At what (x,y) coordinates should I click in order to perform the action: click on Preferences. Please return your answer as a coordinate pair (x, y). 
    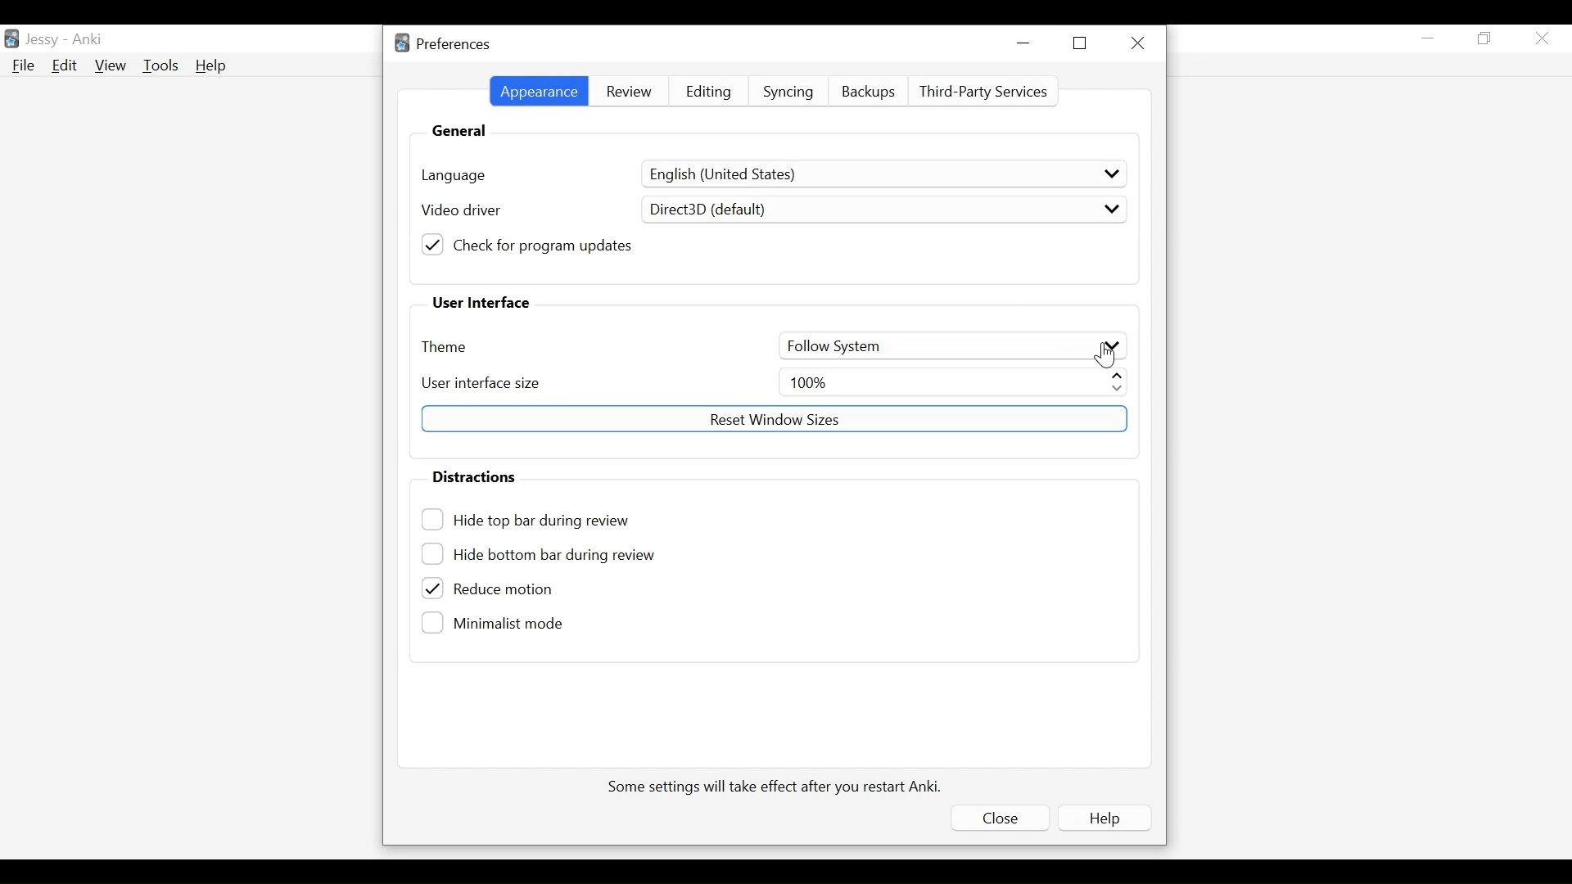
    Looking at the image, I should click on (443, 45).